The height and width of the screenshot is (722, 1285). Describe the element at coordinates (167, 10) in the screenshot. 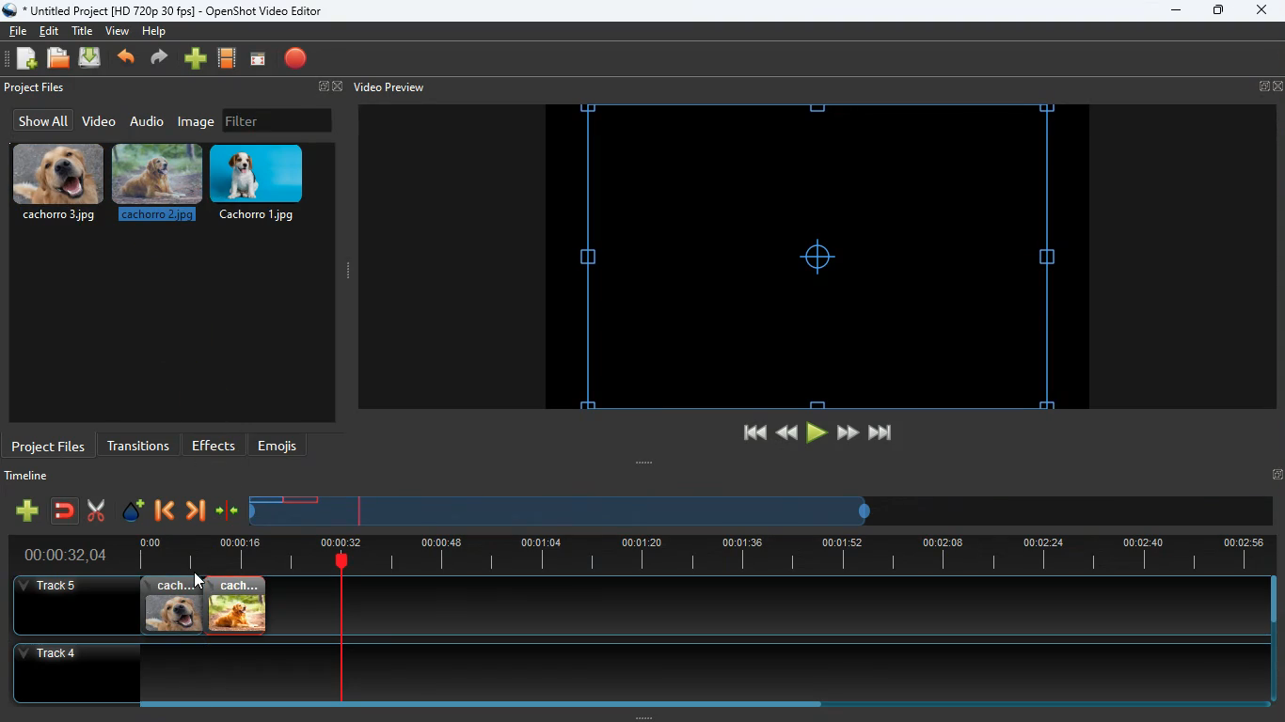

I see `* Untitled Project [HD 720p 30 fps] - OpenShot Video Editor` at that location.